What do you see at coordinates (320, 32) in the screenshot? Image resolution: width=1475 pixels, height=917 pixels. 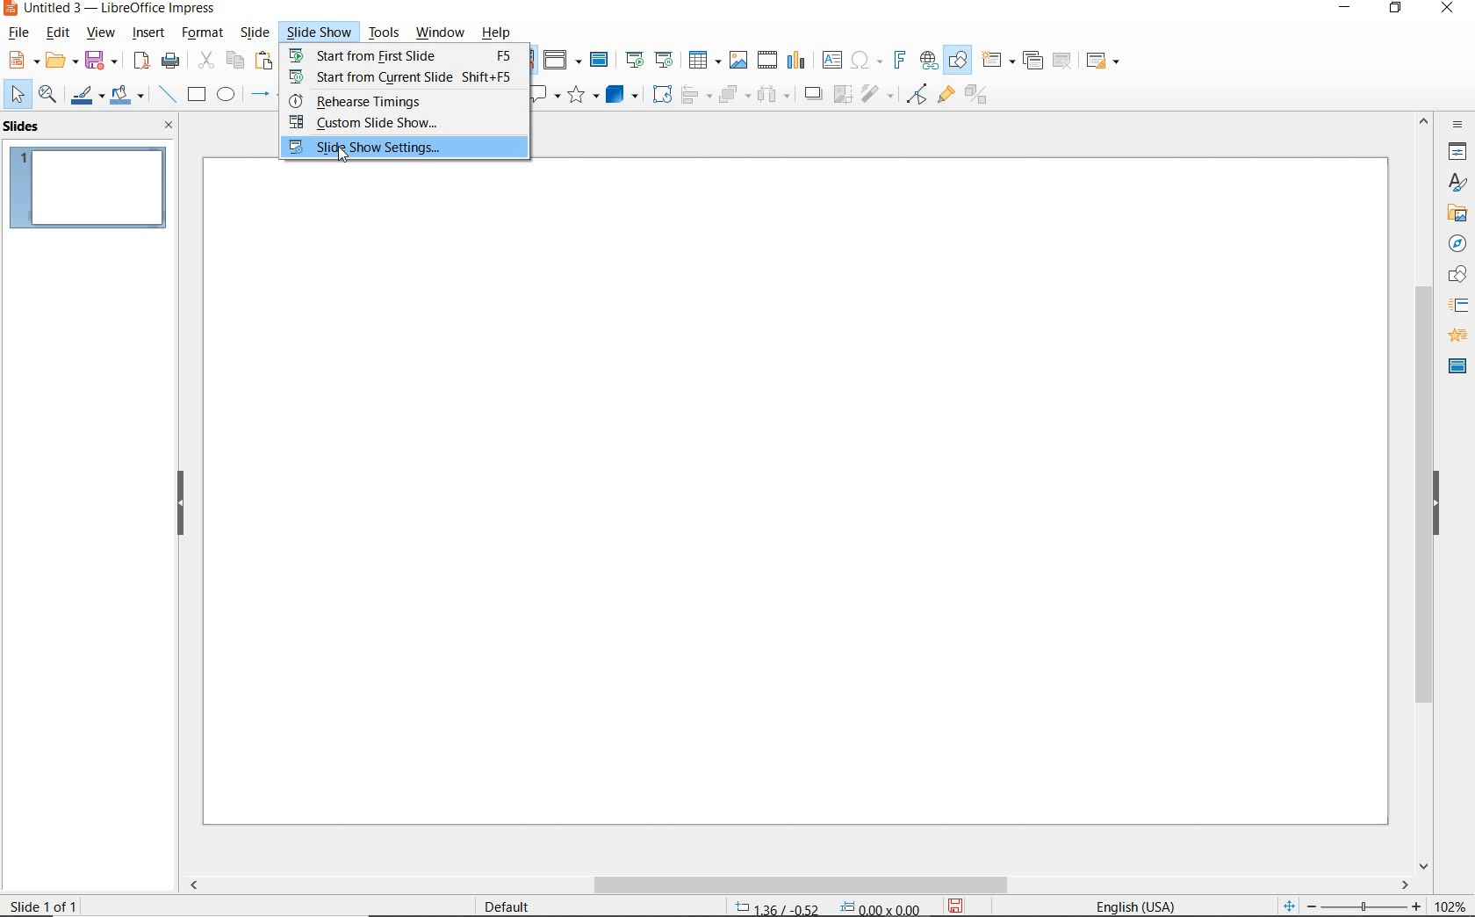 I see `SLIDESHOW` at bounding box center [320, 32].